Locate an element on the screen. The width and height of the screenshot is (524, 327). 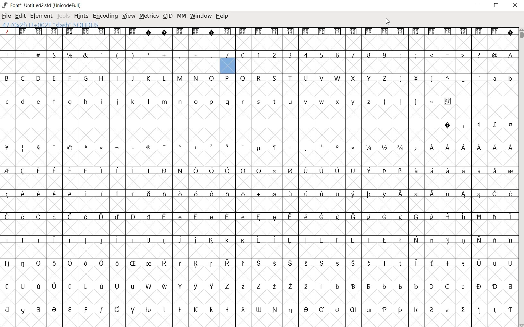
symbols is located at coordinates (416, 101).